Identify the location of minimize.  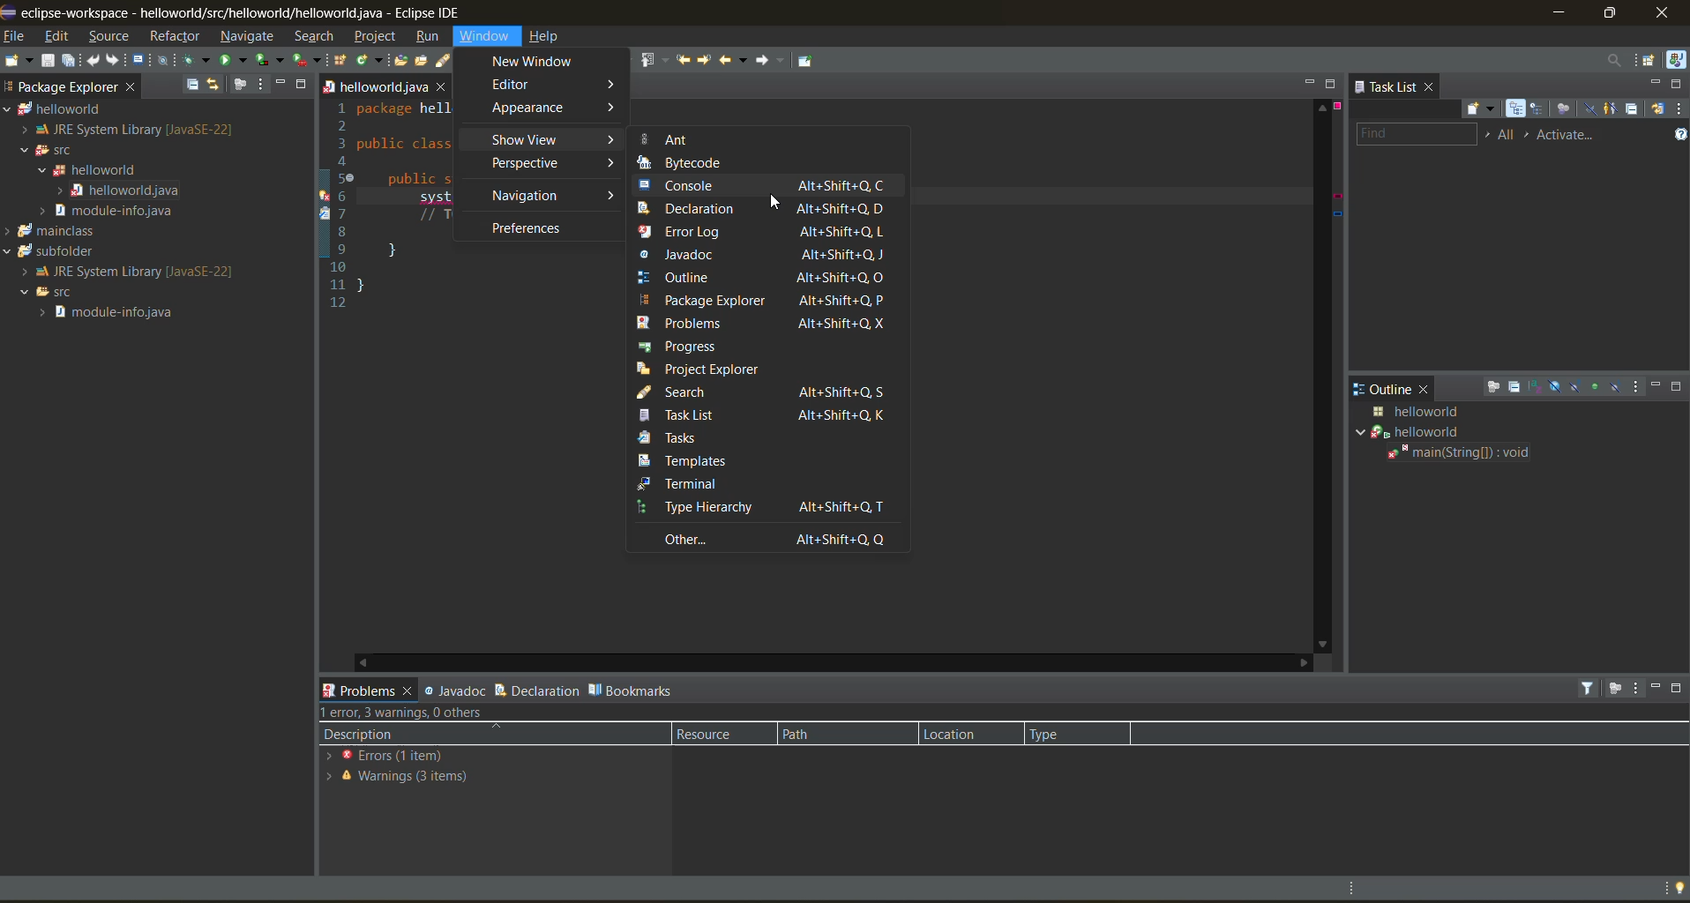
(1559, 13).